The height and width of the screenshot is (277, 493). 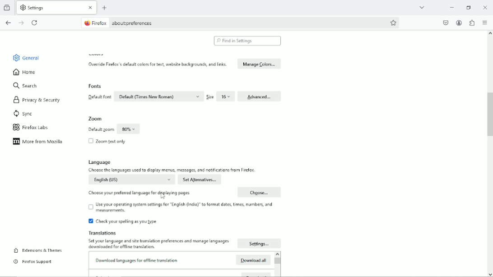 What do you see at coordinates (40, 126) in the screenshot?
I see `Firefox labs` at bounding box center [40, 126].